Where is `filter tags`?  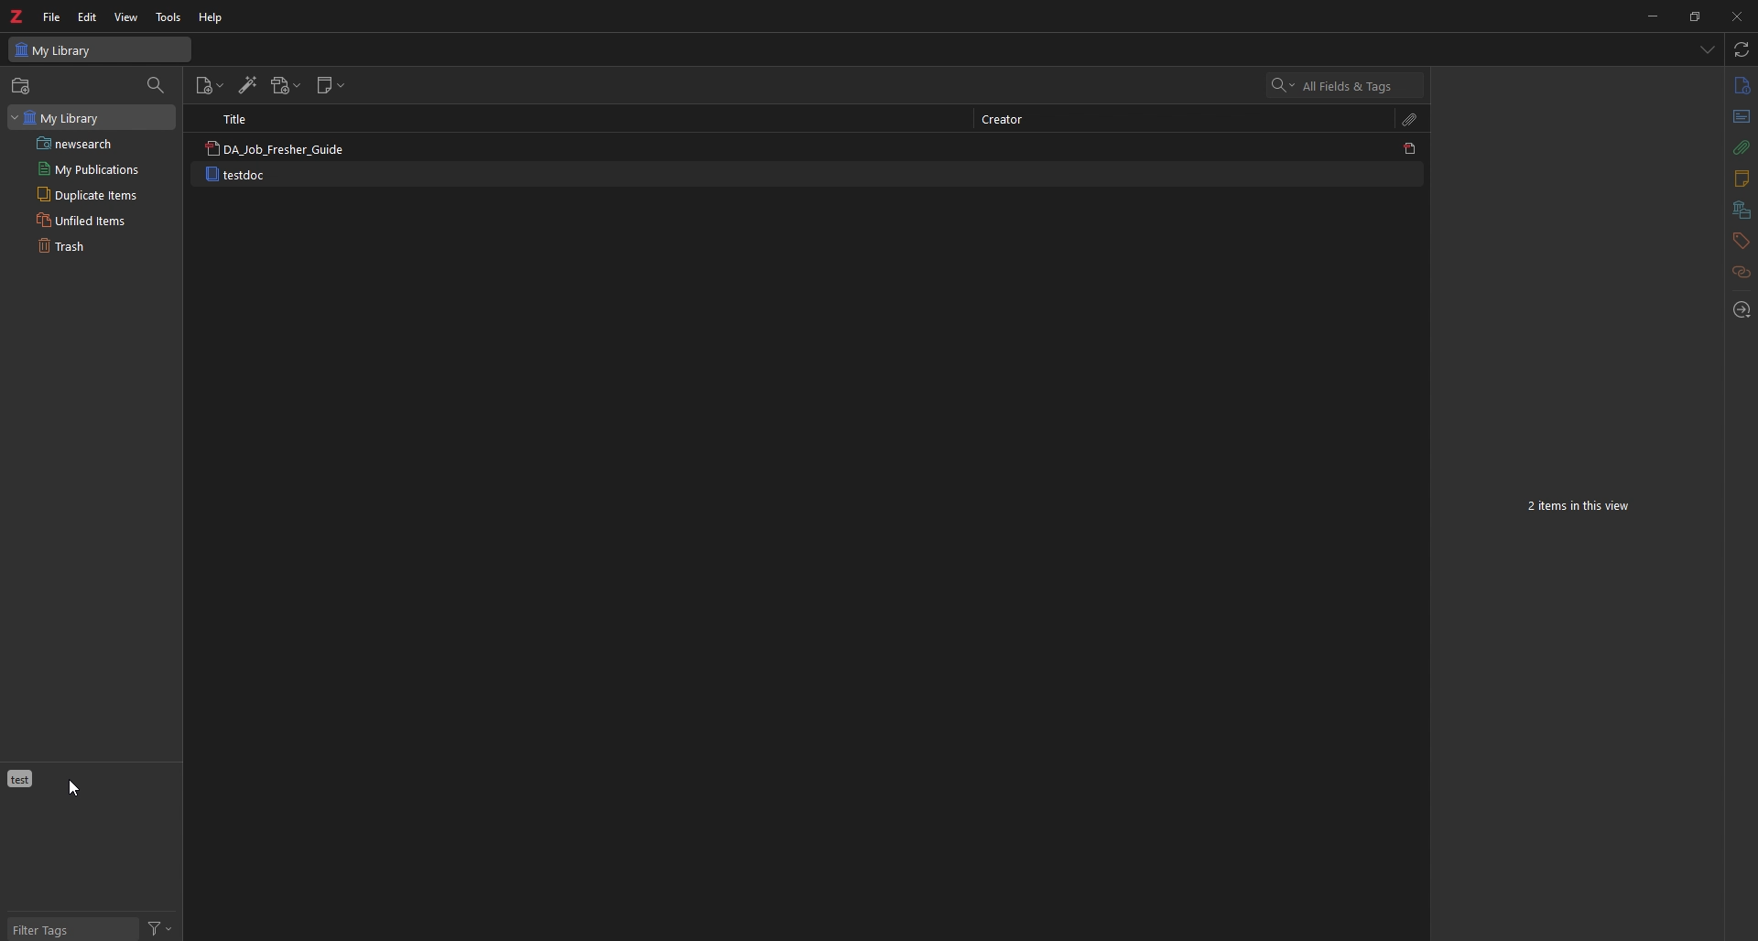 filter tags is located at coordinates (71, 928).